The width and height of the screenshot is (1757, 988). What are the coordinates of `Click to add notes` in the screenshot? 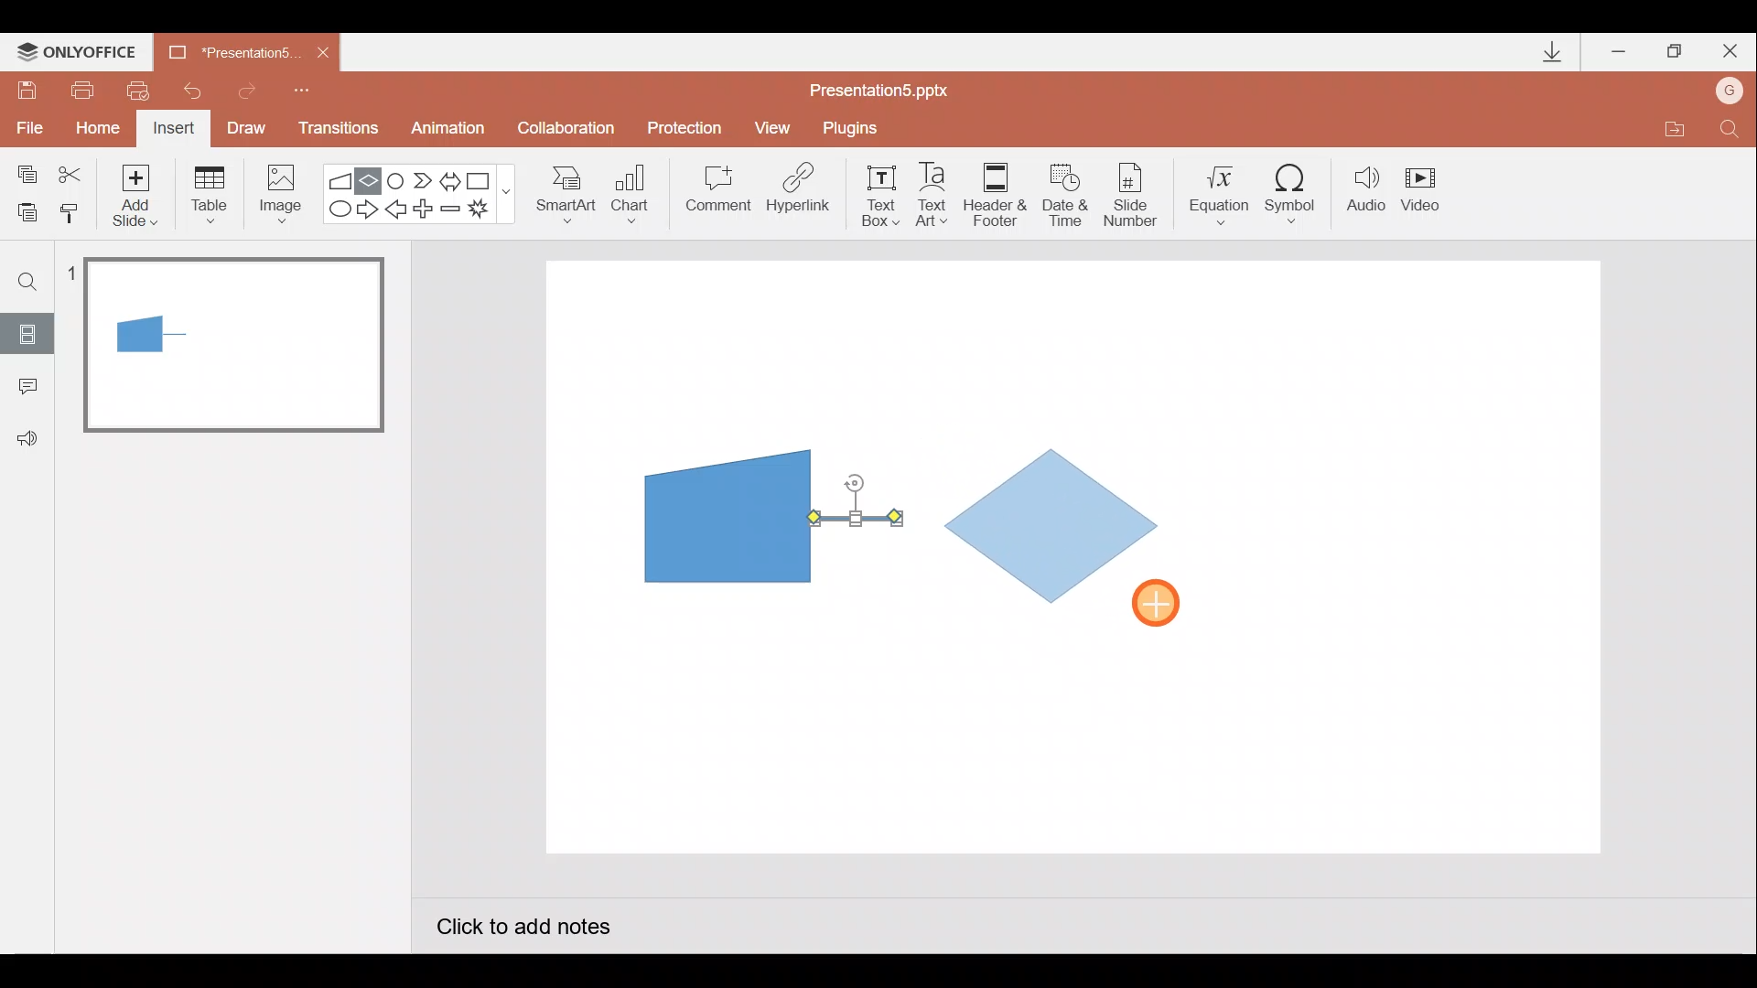 It's located at (522, 929).